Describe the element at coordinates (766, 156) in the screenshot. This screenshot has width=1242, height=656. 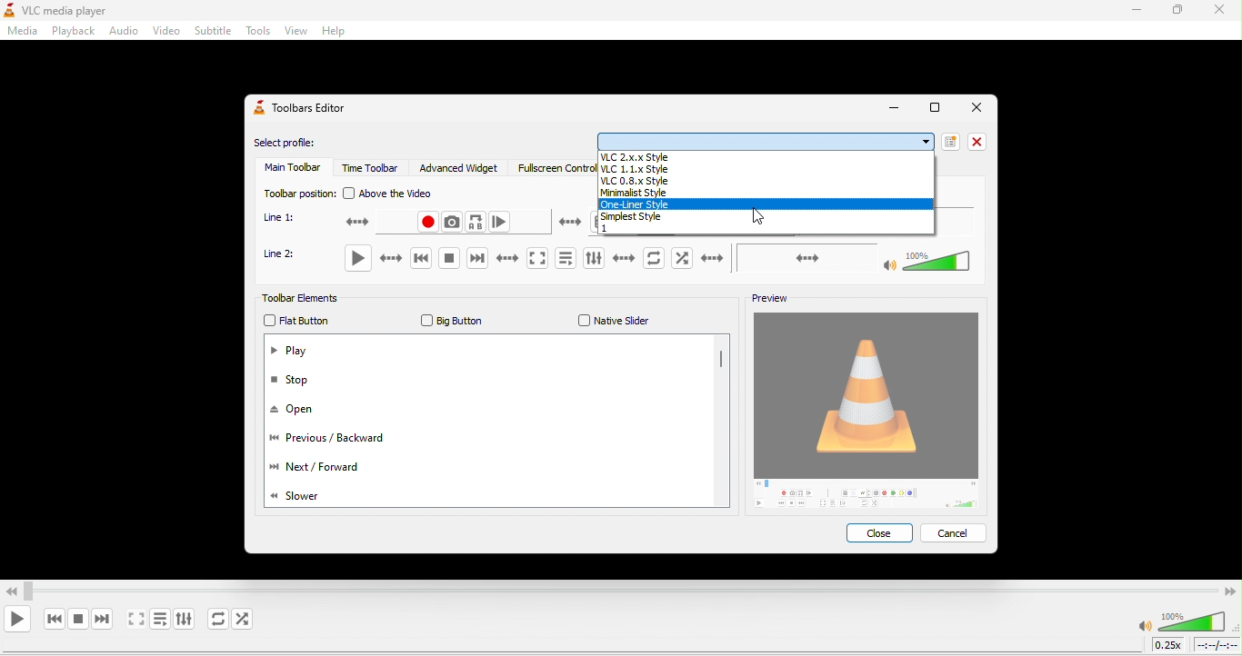
I see `vlc2.x.xstyle` at that location.